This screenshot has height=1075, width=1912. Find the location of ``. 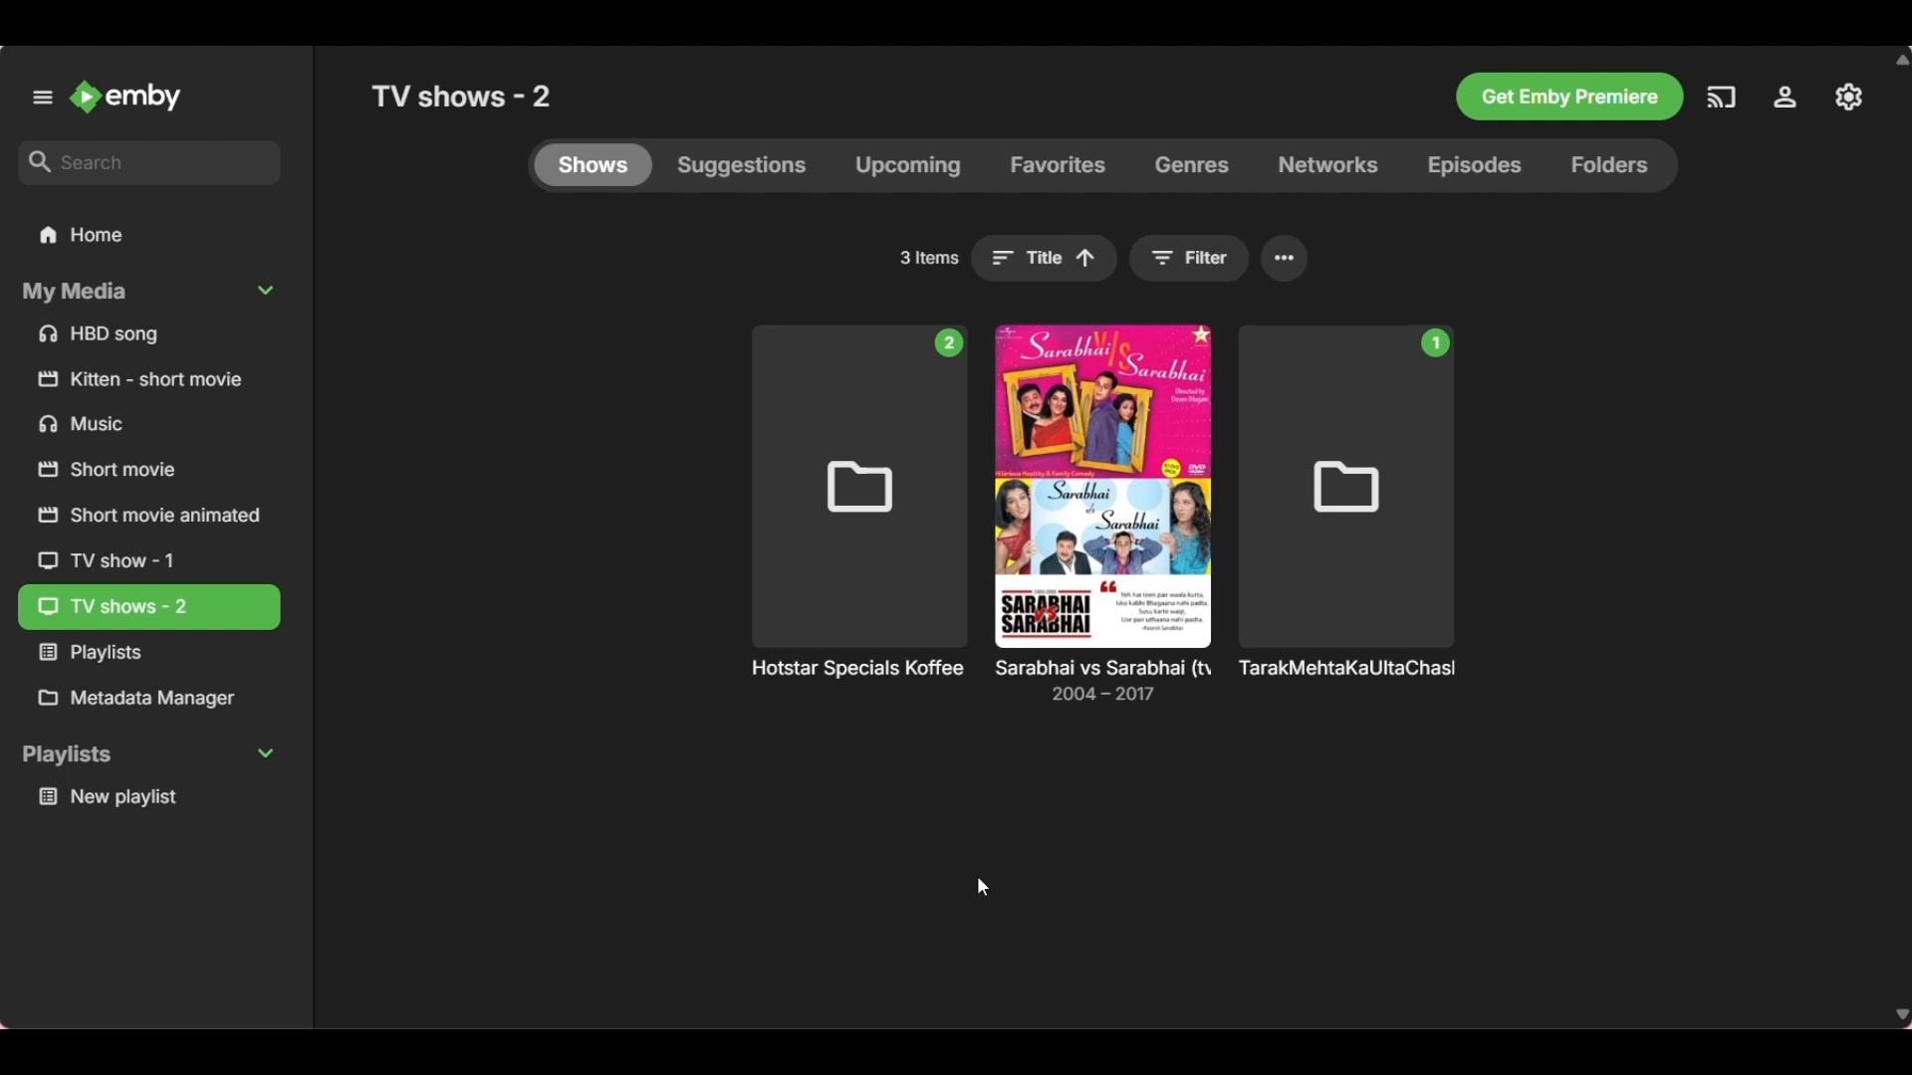

 is located at coordinates (135, 428).